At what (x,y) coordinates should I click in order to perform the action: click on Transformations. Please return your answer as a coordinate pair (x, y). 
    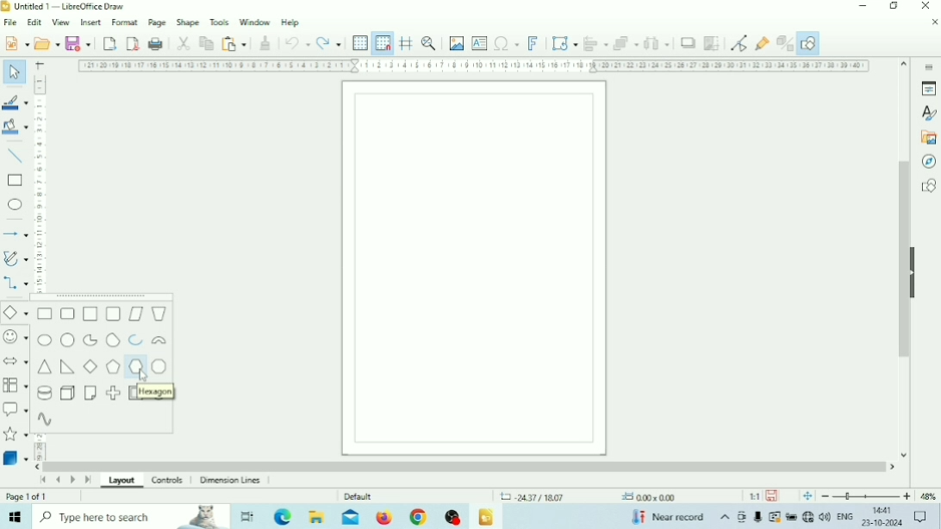
    Looking at the image, I should click on (564, 42).